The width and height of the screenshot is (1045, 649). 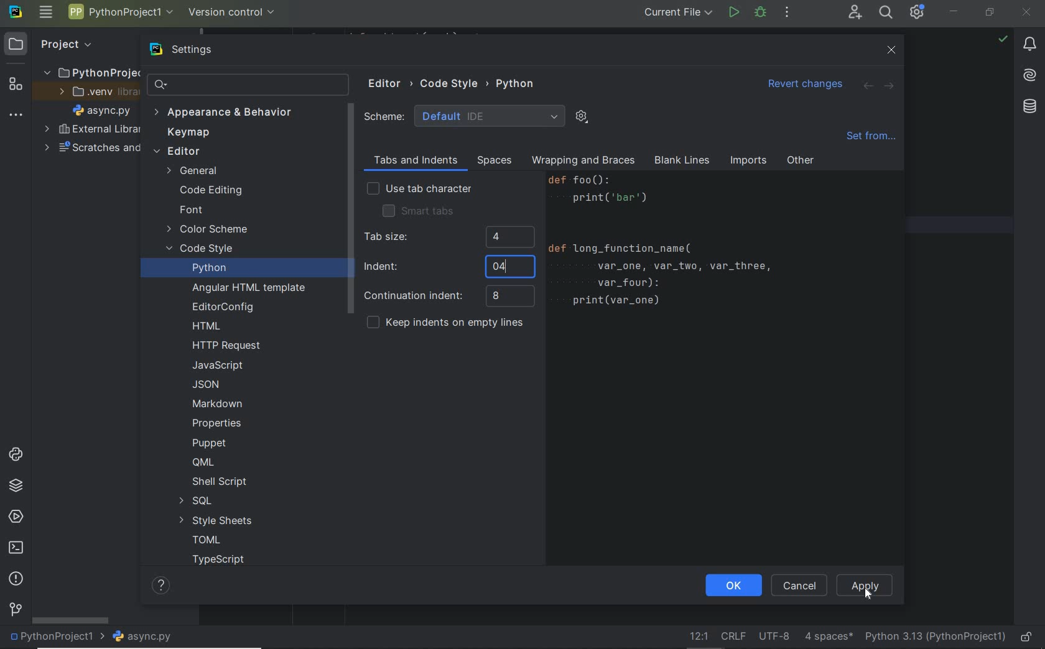 What do you see at coordinates (733, 587) in the screenshot?
I see `ok` at bounding box center [733, 587].